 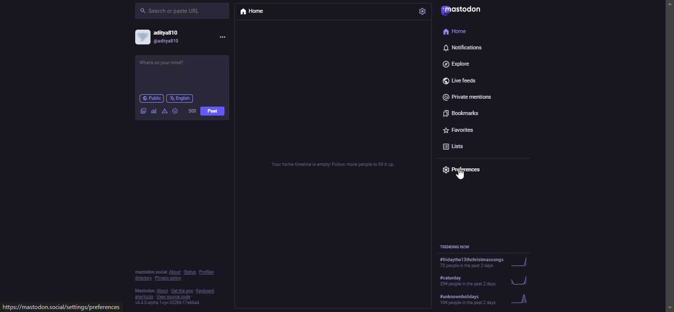 I want to click on trending, so click(x=458, y=245).